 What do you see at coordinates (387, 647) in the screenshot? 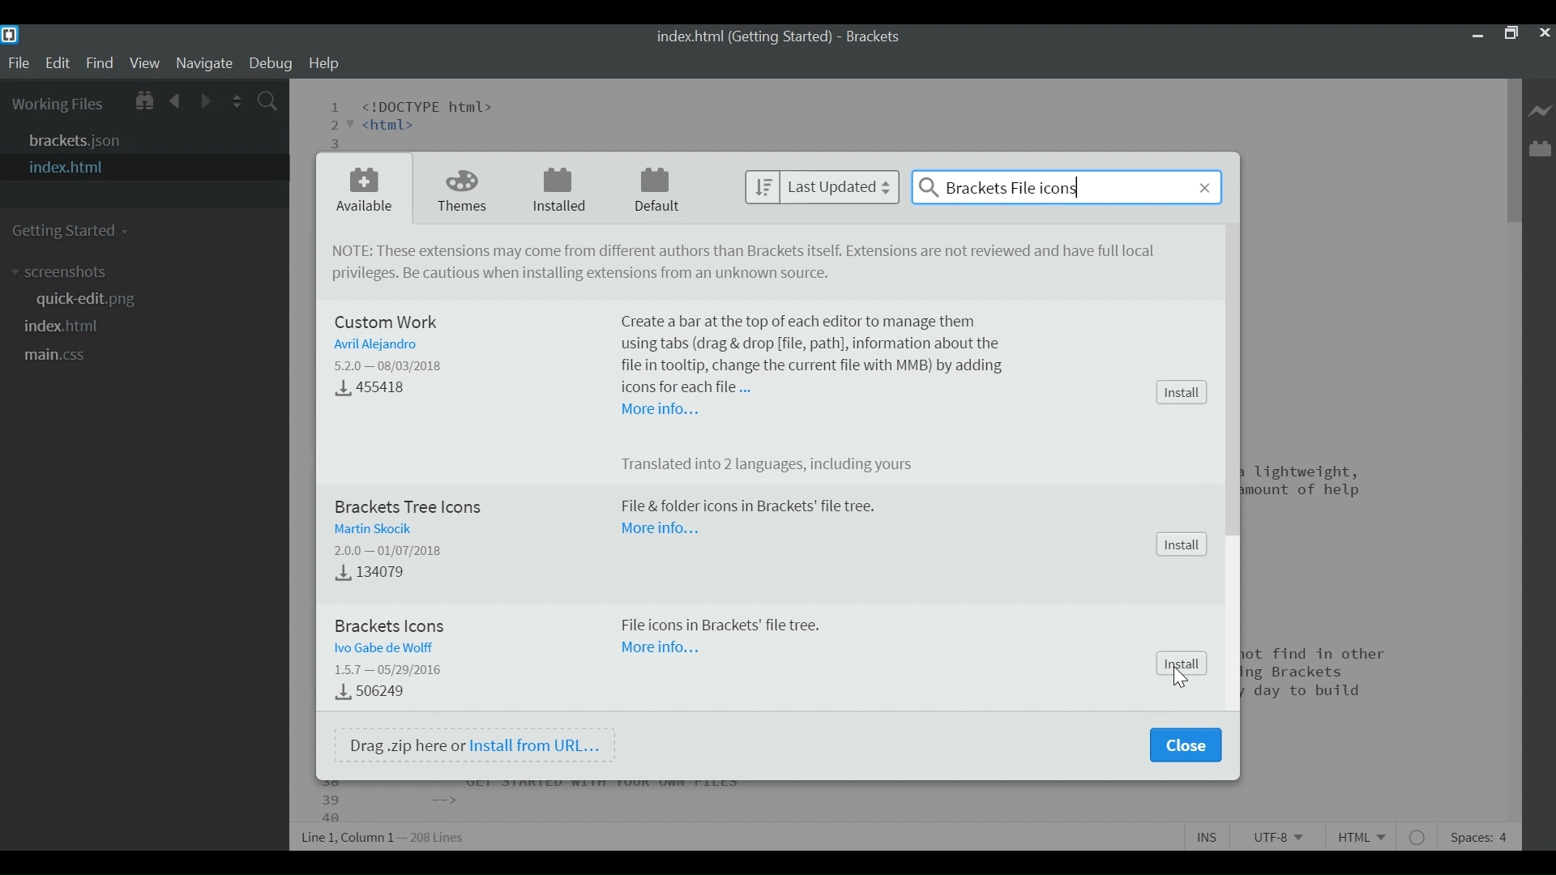
I see `Author` at bounding box center [387, 647].